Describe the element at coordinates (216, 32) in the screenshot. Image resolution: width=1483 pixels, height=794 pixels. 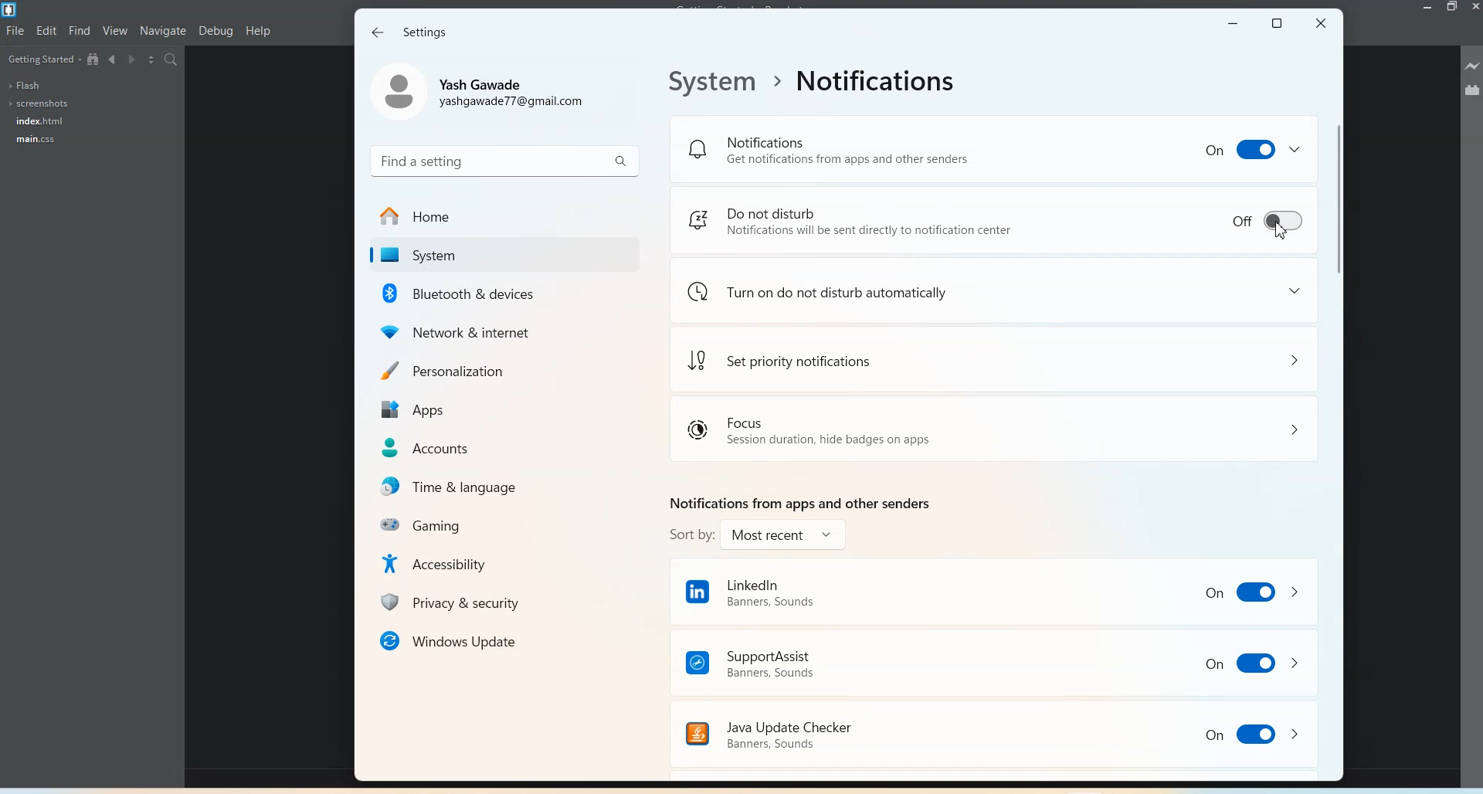
I see `Debug` at that location.